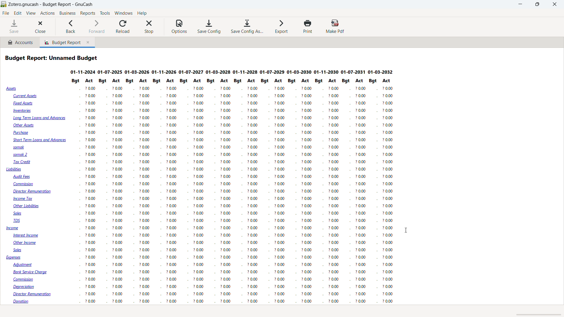  I want to click on stop, so click(149, 27).